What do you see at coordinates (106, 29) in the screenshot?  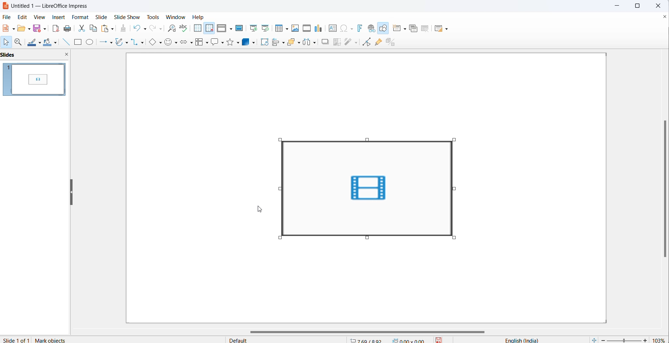 I see `paste` at bounding box center [106, 29].